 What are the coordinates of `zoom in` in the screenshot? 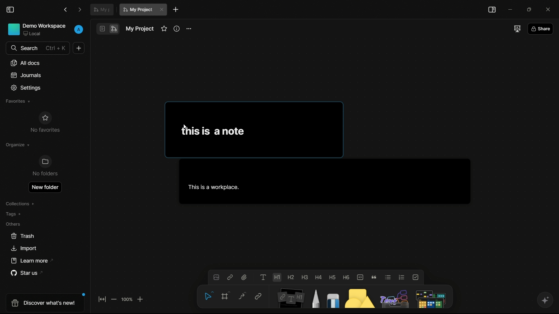 It's located at (141, 299).